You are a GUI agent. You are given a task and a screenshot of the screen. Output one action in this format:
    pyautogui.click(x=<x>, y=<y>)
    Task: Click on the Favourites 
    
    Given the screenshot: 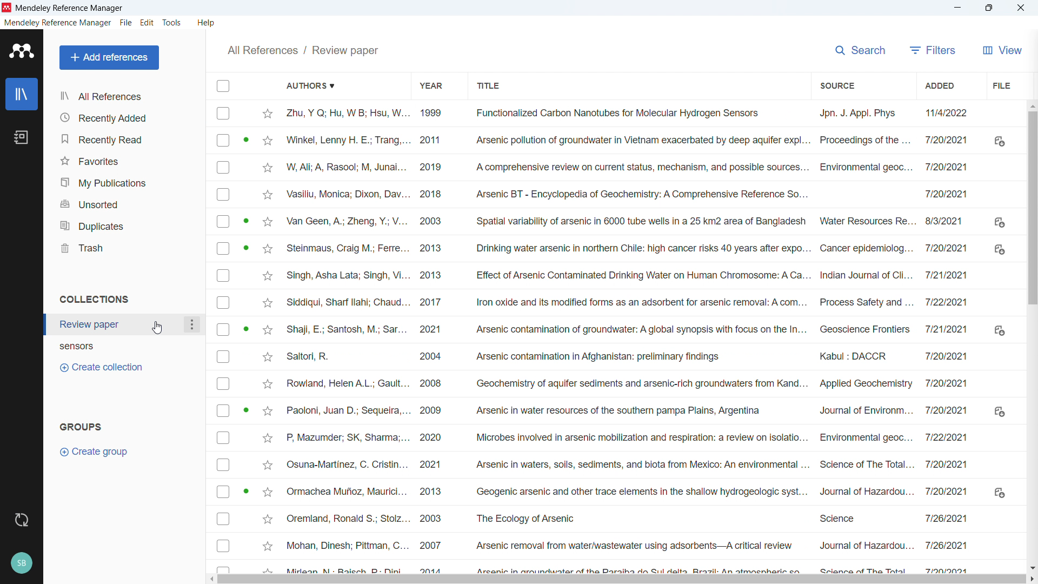 What is the action you would take?
    pyautogui.click(x=127, y=162)
    